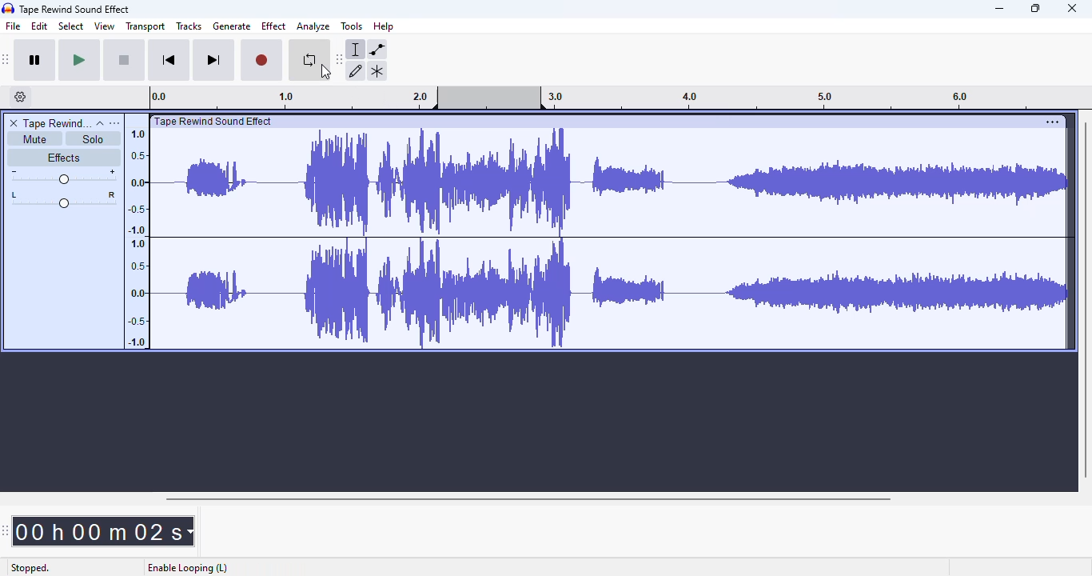  What do you see at coordinates (817, 95) in the screenshot?
I see `3.0 4.0 5.0 6.0` at bounding box center [817, 95].